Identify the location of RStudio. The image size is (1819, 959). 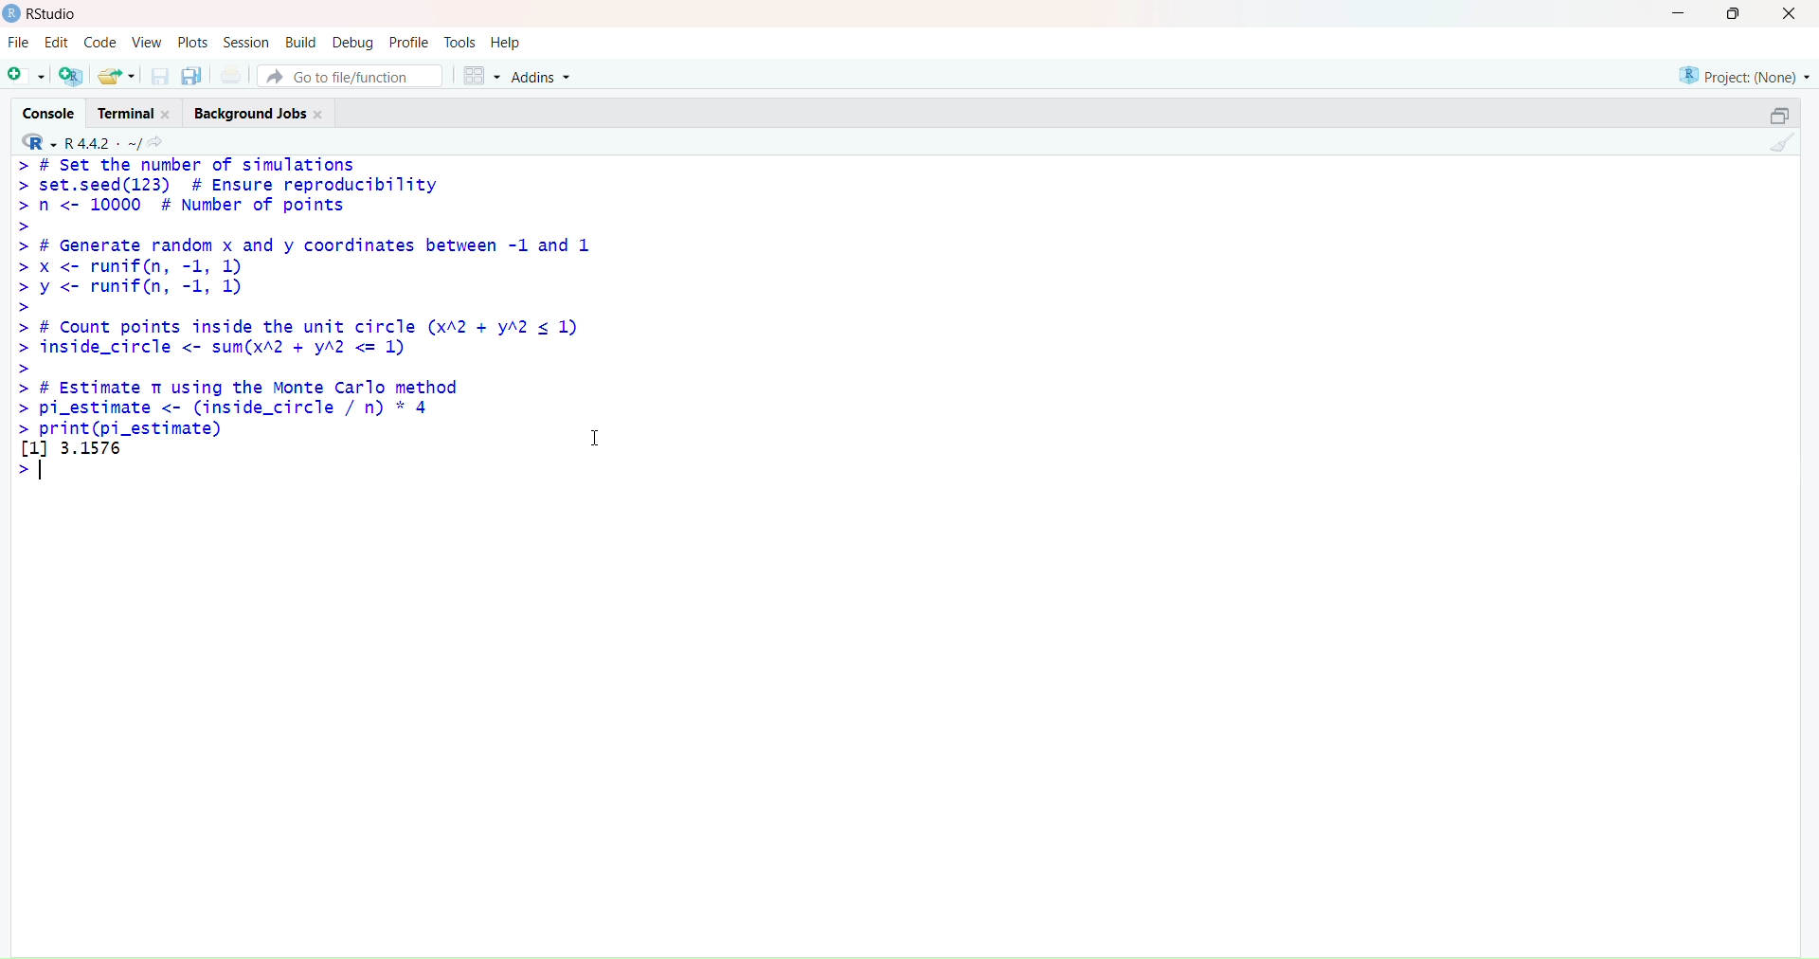
(46, 16).